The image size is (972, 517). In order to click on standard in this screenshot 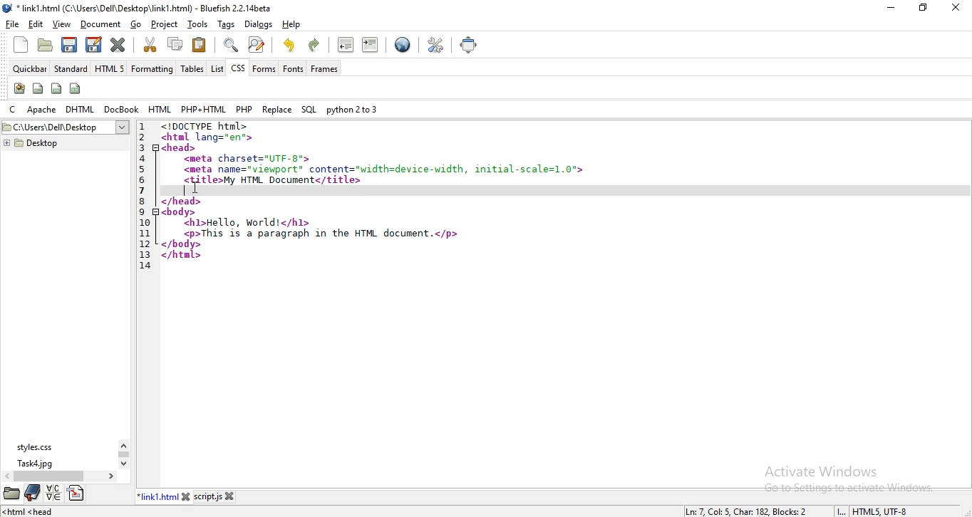, I will do `click(71, 68)`.